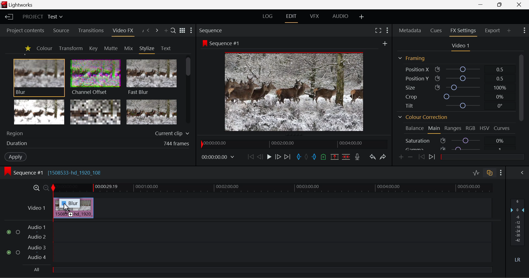 This screenshot has height=278, width=529. What do you see at coordinates (335, 156) in the screenshot?
I see `Remove Marked Section` at bounding box center [335, 156].